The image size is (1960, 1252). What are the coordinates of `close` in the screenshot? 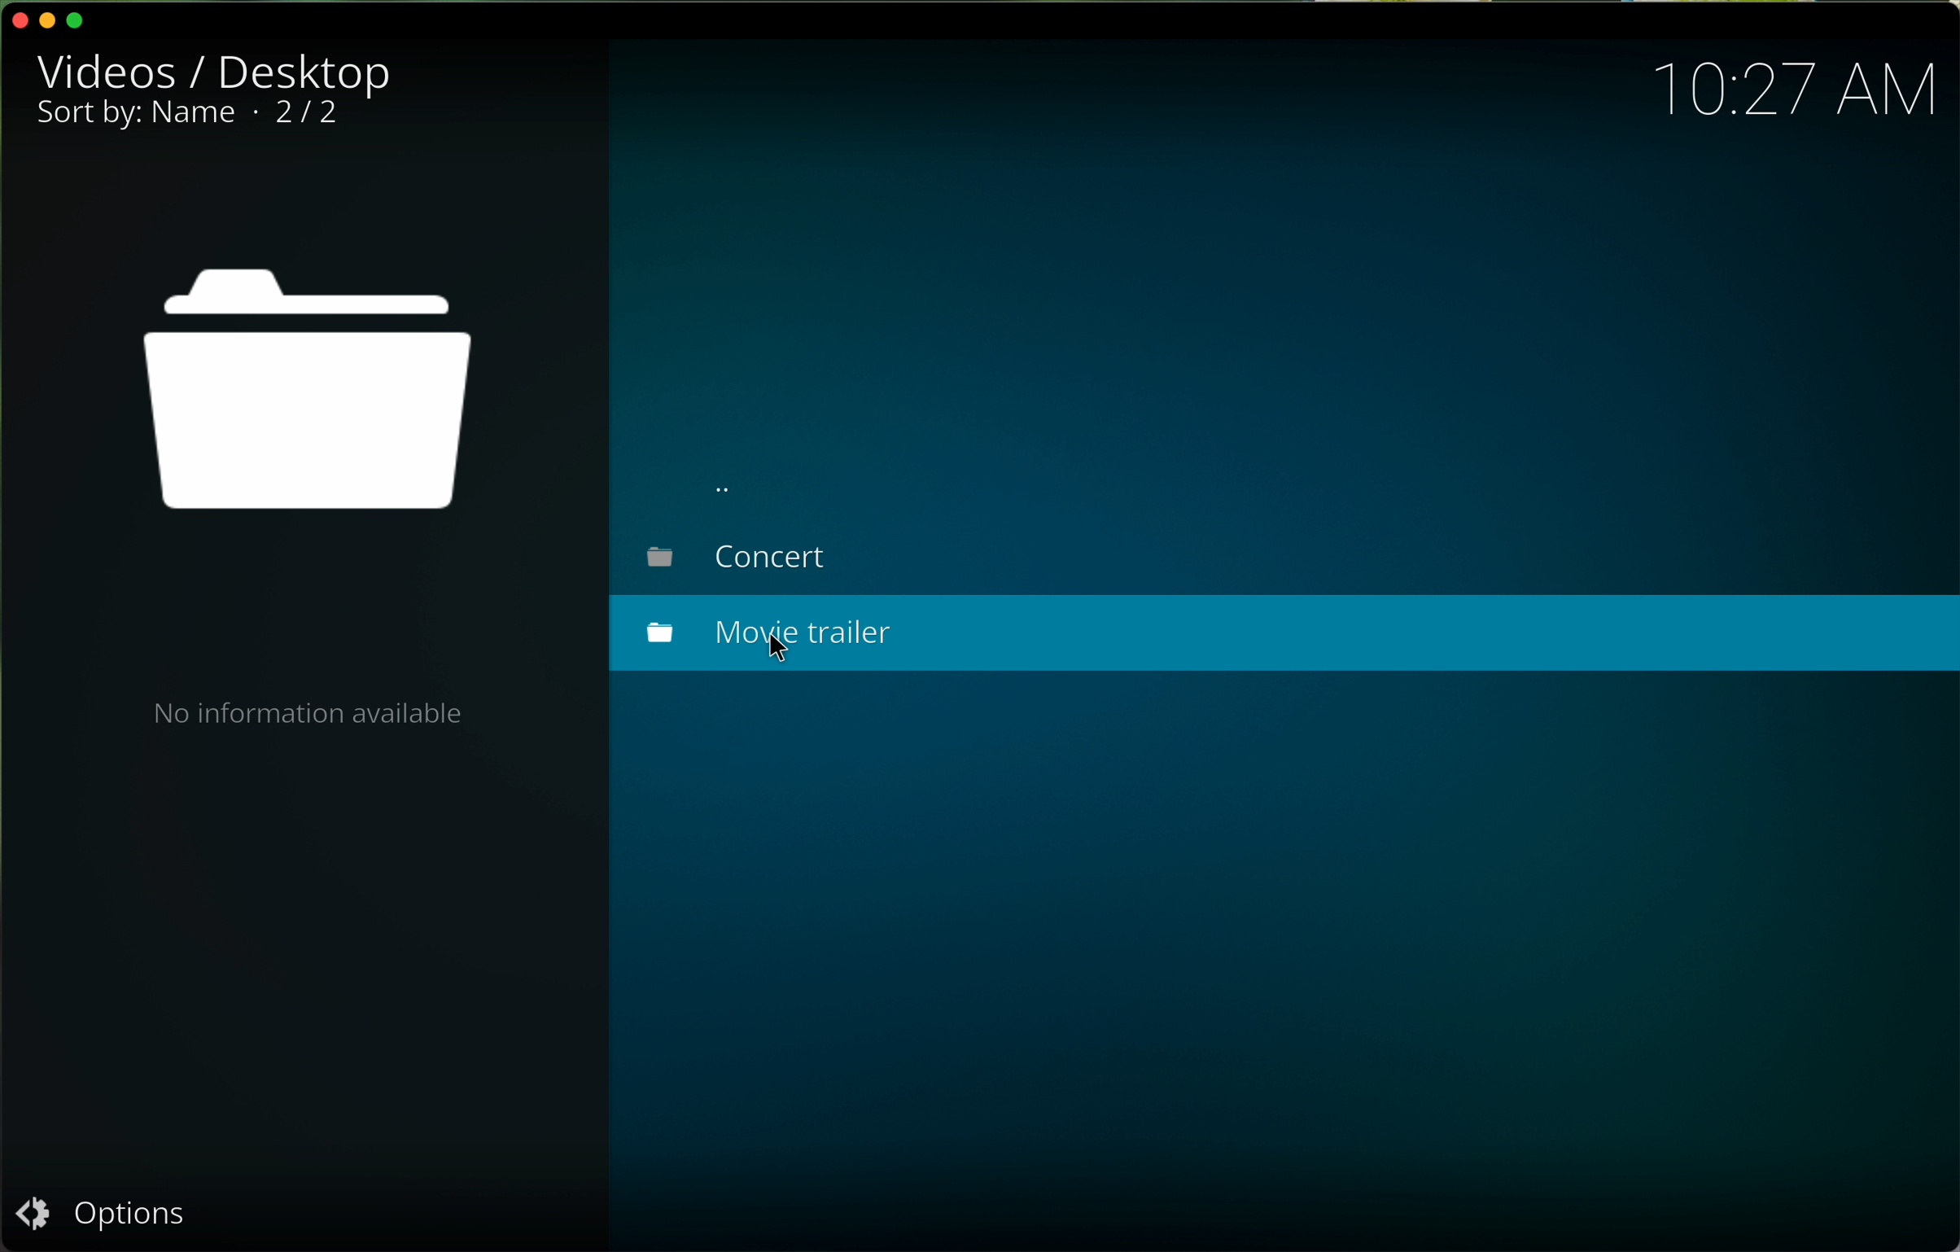 It's located at (19, 16).